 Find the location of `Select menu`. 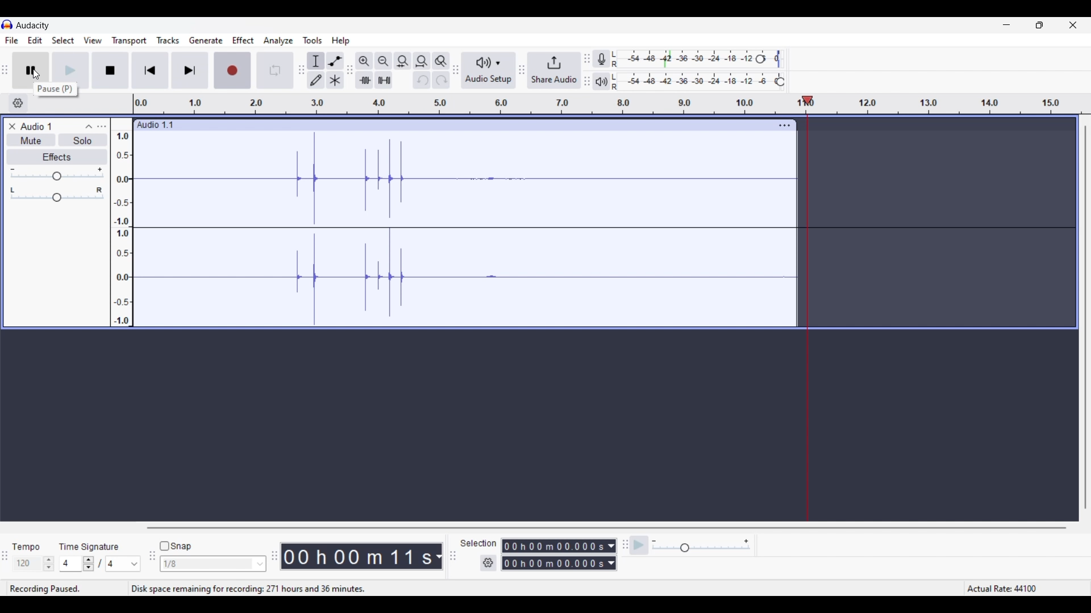

Select menu is located at coordinates (64, 40).